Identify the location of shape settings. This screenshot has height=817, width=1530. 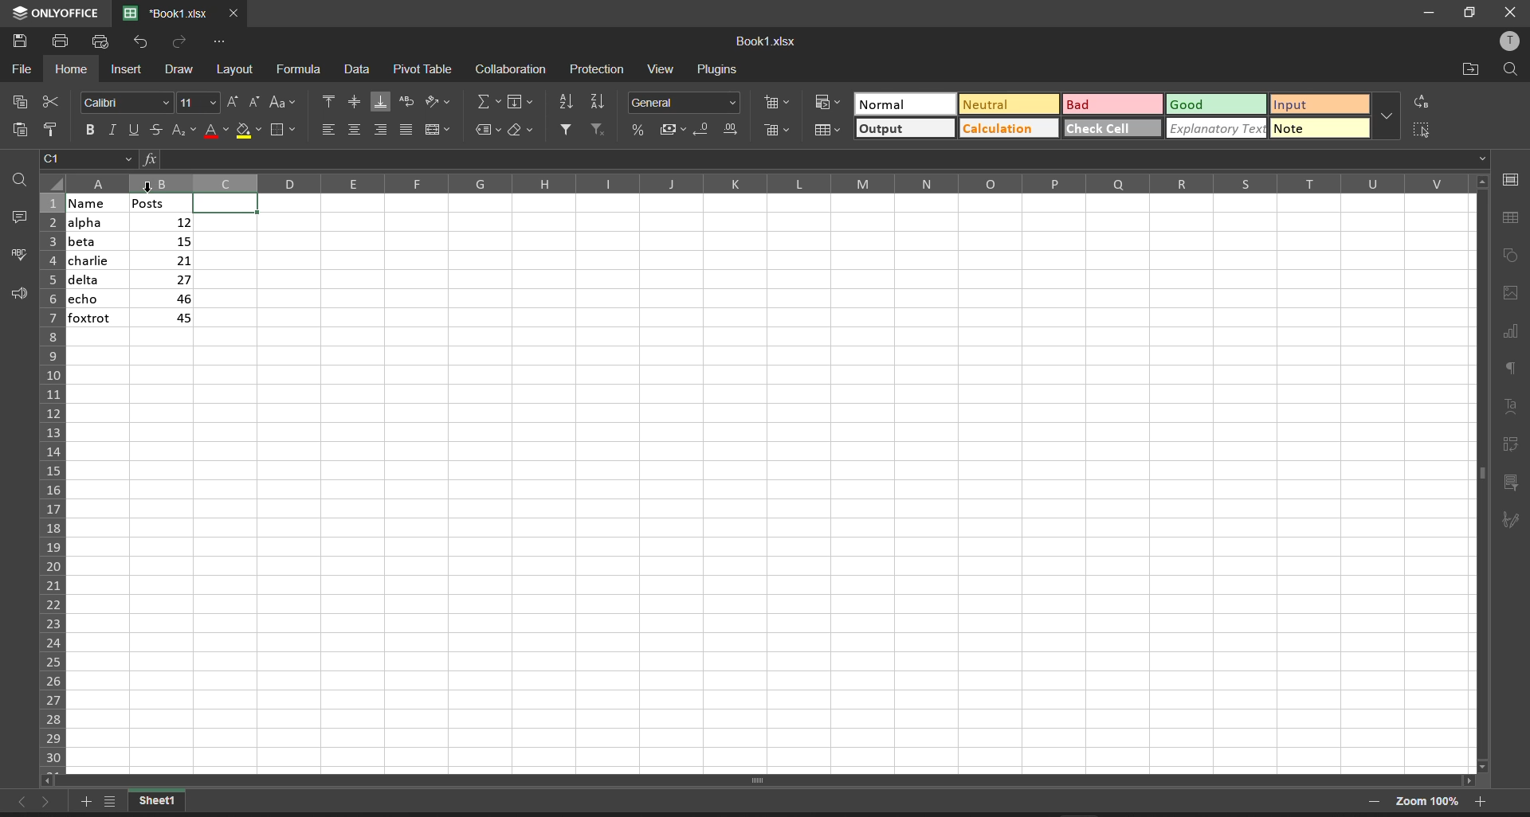
(1516, 254).